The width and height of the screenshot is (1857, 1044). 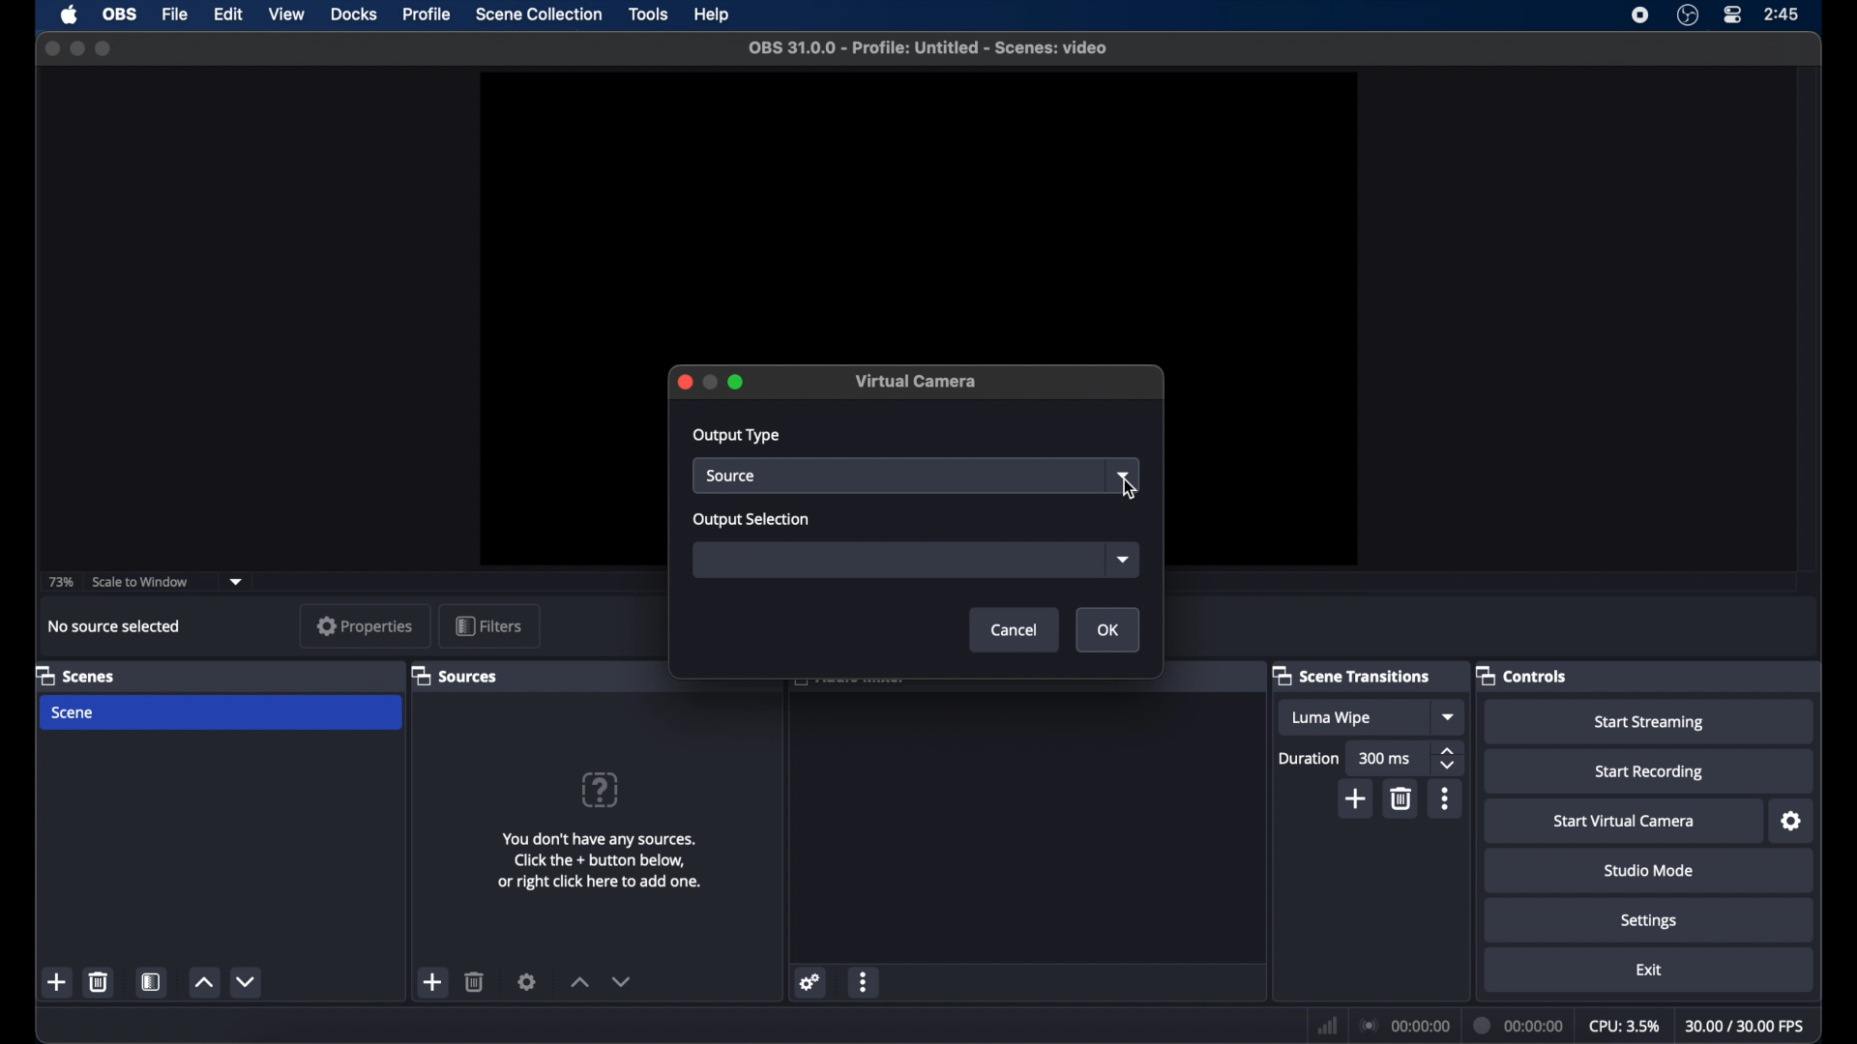 I want to click on decrement, so click(x=621, y=981).